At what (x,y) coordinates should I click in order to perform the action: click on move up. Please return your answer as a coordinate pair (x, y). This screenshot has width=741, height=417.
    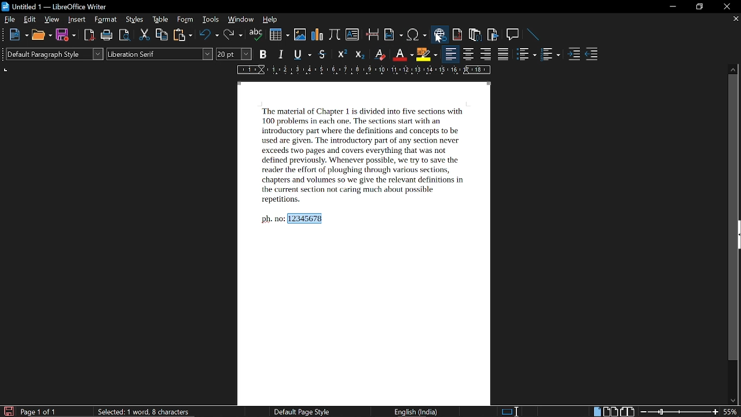
    Looking at the image, I should click on (732, 69).